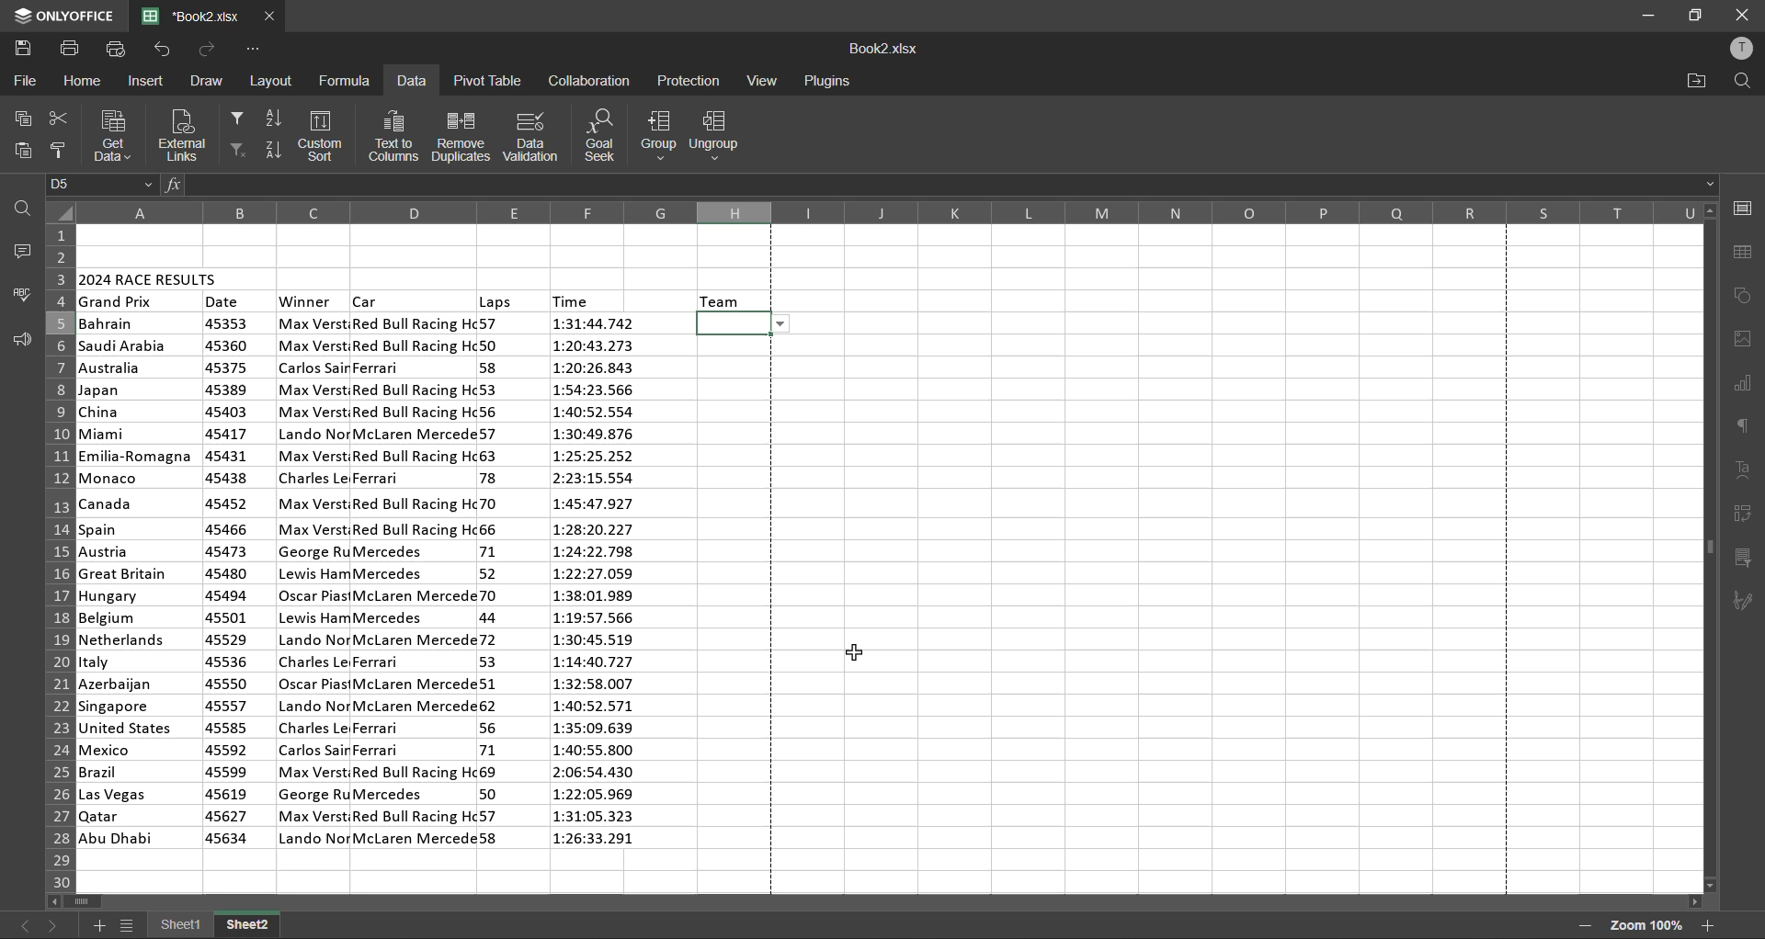 The width and height of the screenshot is (1765, 939). Describe the element at coordinates (23, 294) in the screenshot. I see `spellcheck` at that location.